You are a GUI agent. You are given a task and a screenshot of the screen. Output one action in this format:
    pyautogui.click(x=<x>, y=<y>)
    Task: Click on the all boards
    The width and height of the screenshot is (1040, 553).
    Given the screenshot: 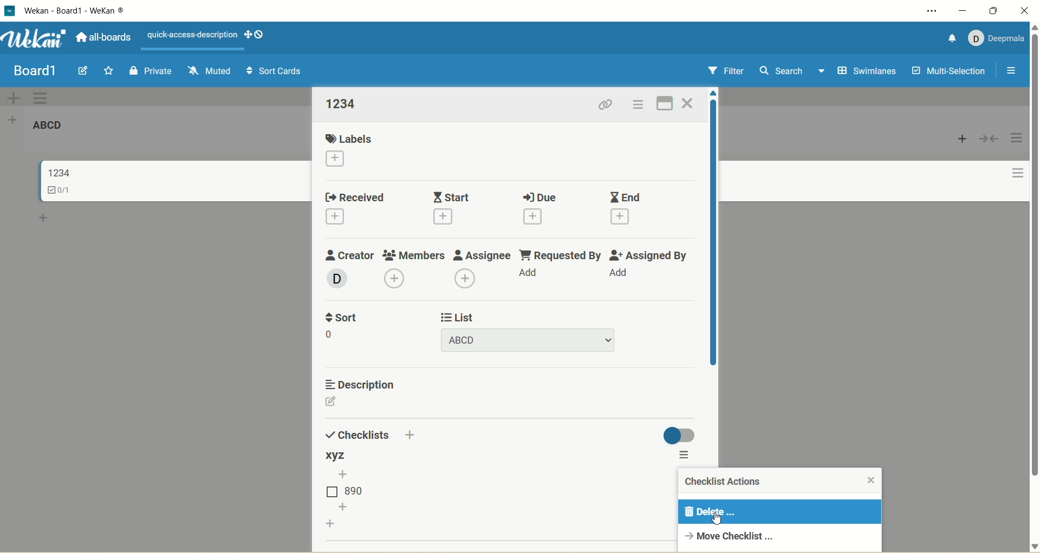 What is the action you would take?
    pyautogui.click(x=101, y=37)
    